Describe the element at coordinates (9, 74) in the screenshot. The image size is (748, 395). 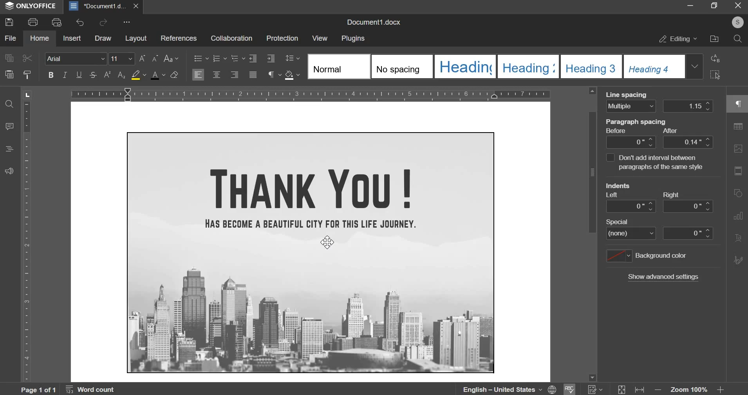
I see `paste` at that location.